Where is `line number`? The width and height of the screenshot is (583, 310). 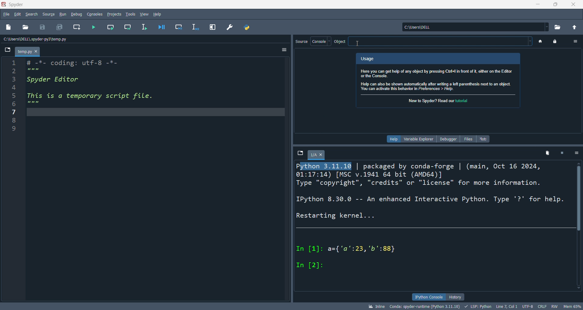
line number is located at coordinates (12, 178).